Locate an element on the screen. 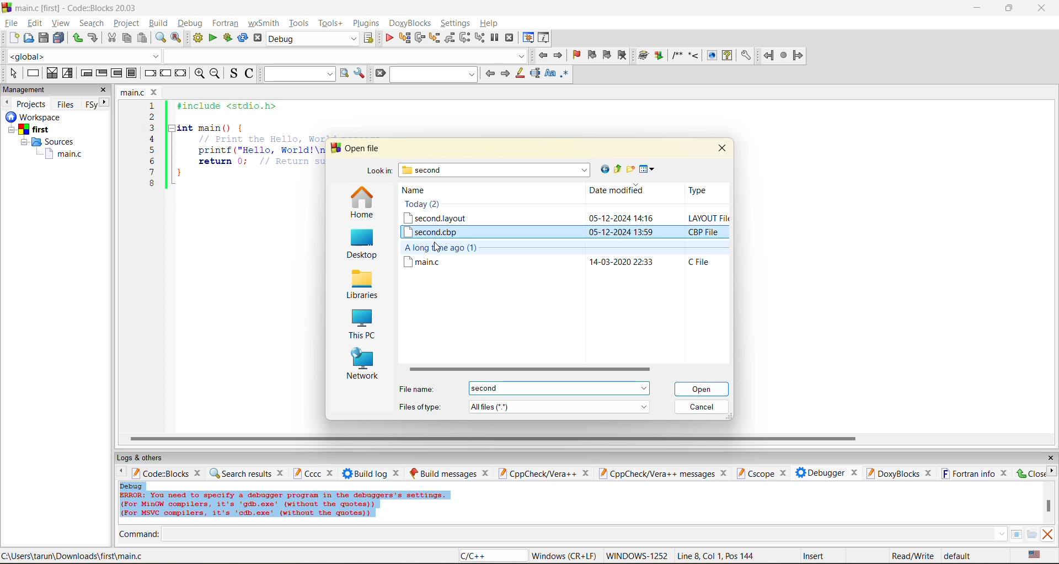 This screenshot has height=564, width=1059. forward is located at coordinates (798, 55).